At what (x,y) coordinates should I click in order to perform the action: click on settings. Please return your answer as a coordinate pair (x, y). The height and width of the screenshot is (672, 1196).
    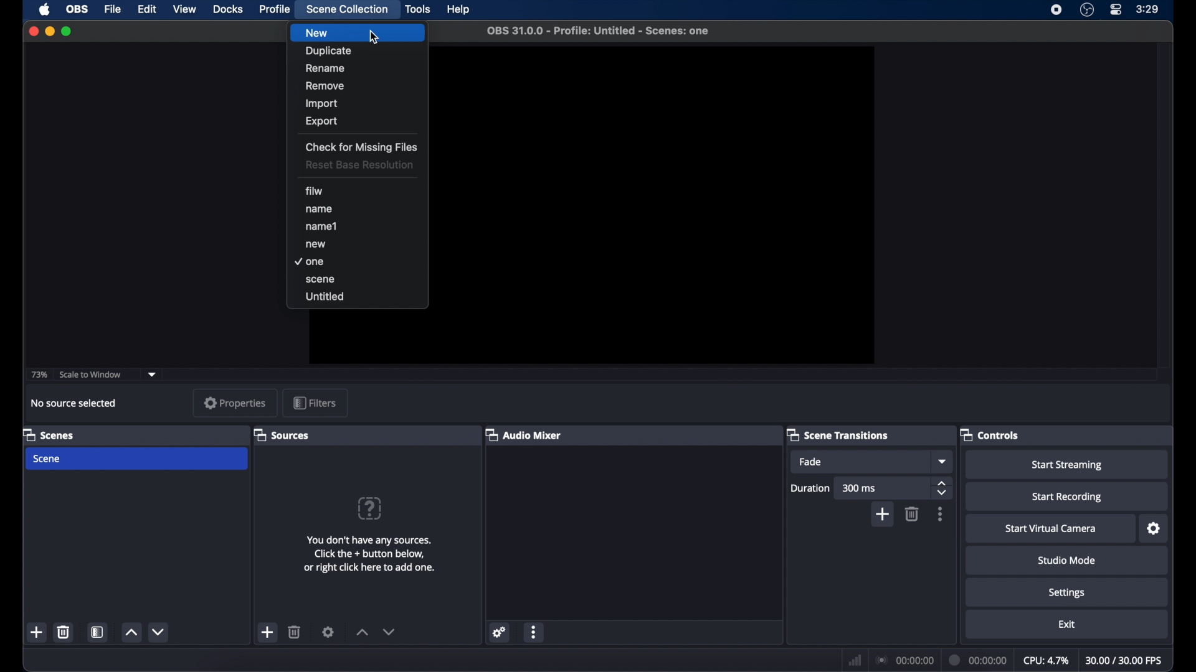
    Looking at the image, I should click on (1154, 528).